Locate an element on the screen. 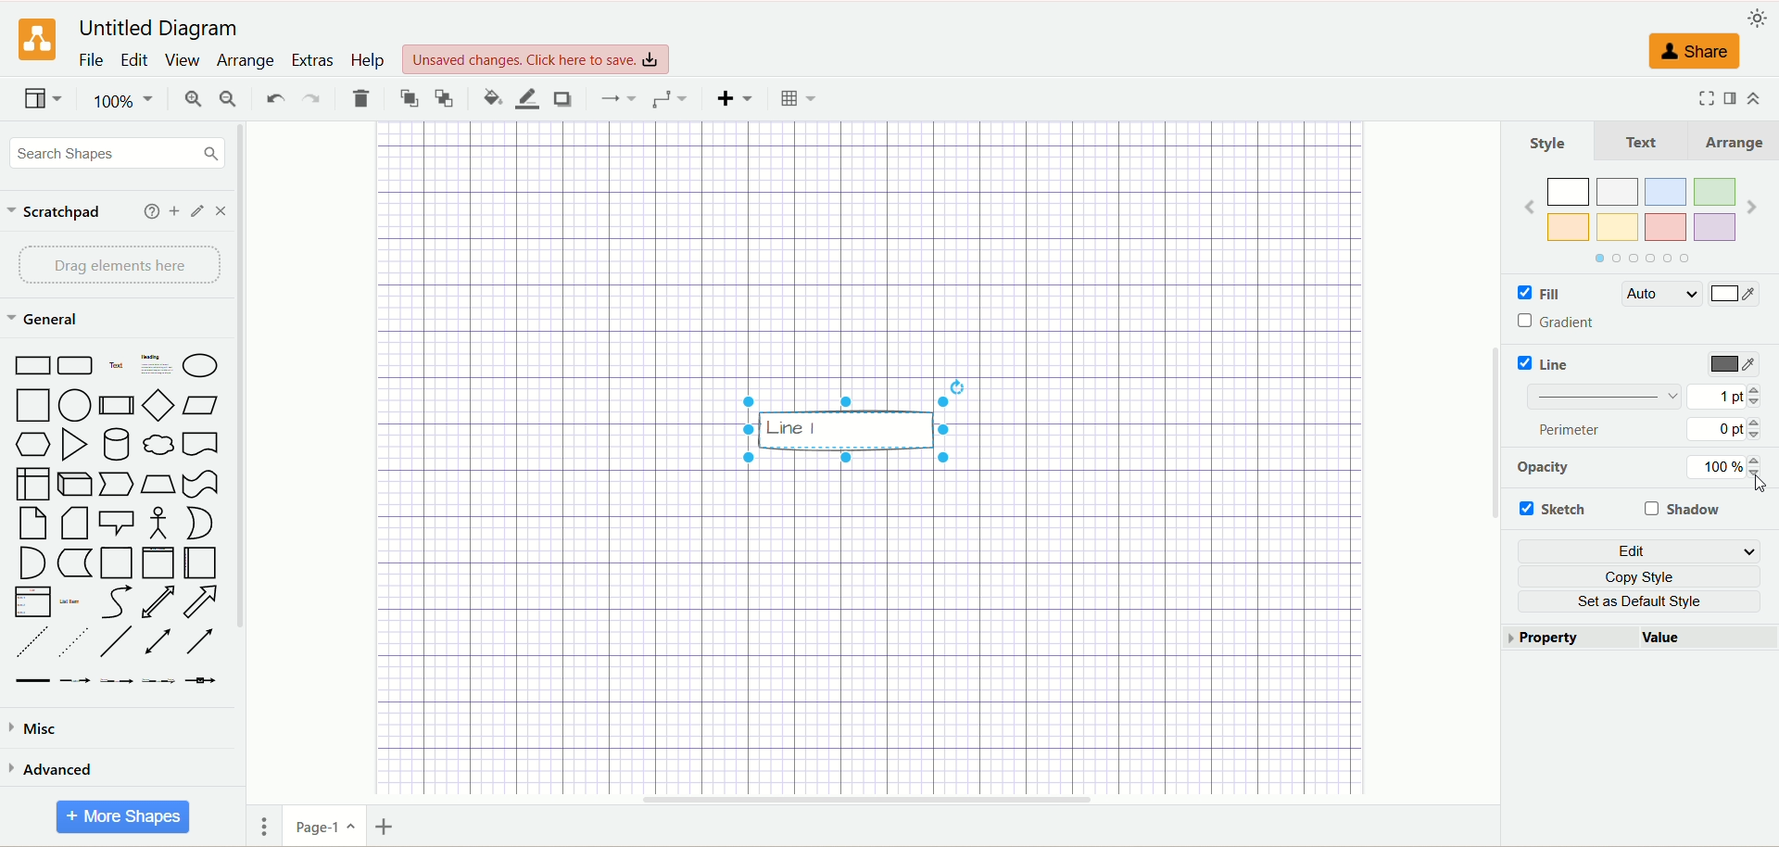 The width and height of the screenshot is (1779, 847). search shapes is located at coordinates (112, 152).